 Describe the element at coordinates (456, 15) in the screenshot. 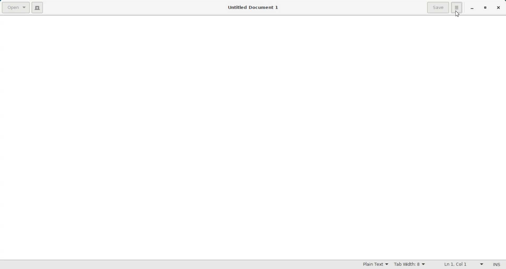

I see `Cursor` at that location.